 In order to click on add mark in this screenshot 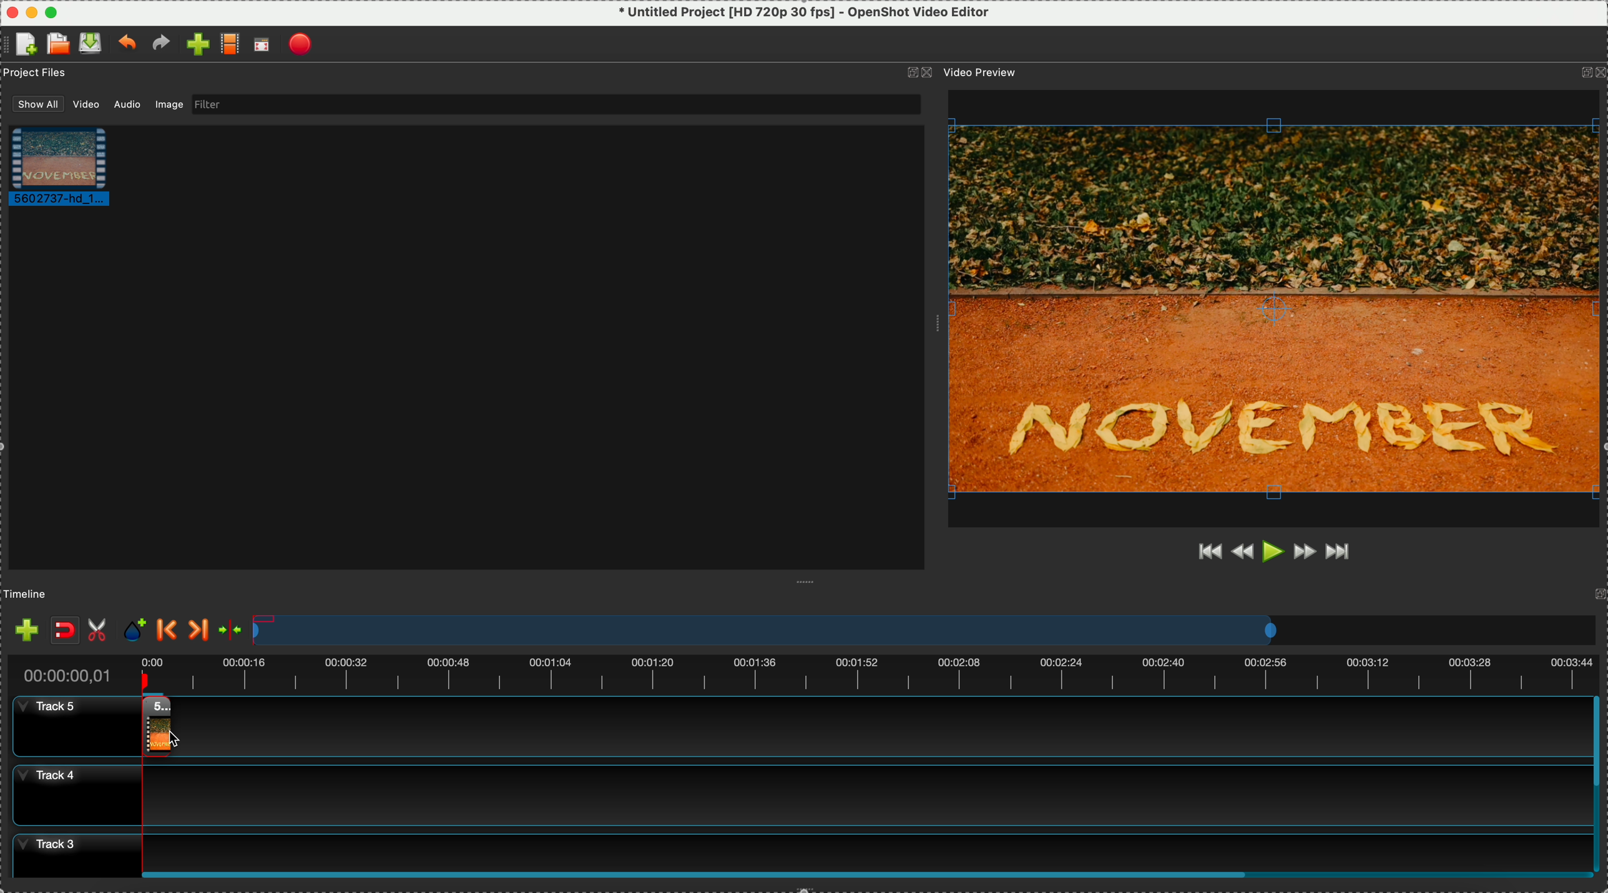, I will do `click(137, 630)`.